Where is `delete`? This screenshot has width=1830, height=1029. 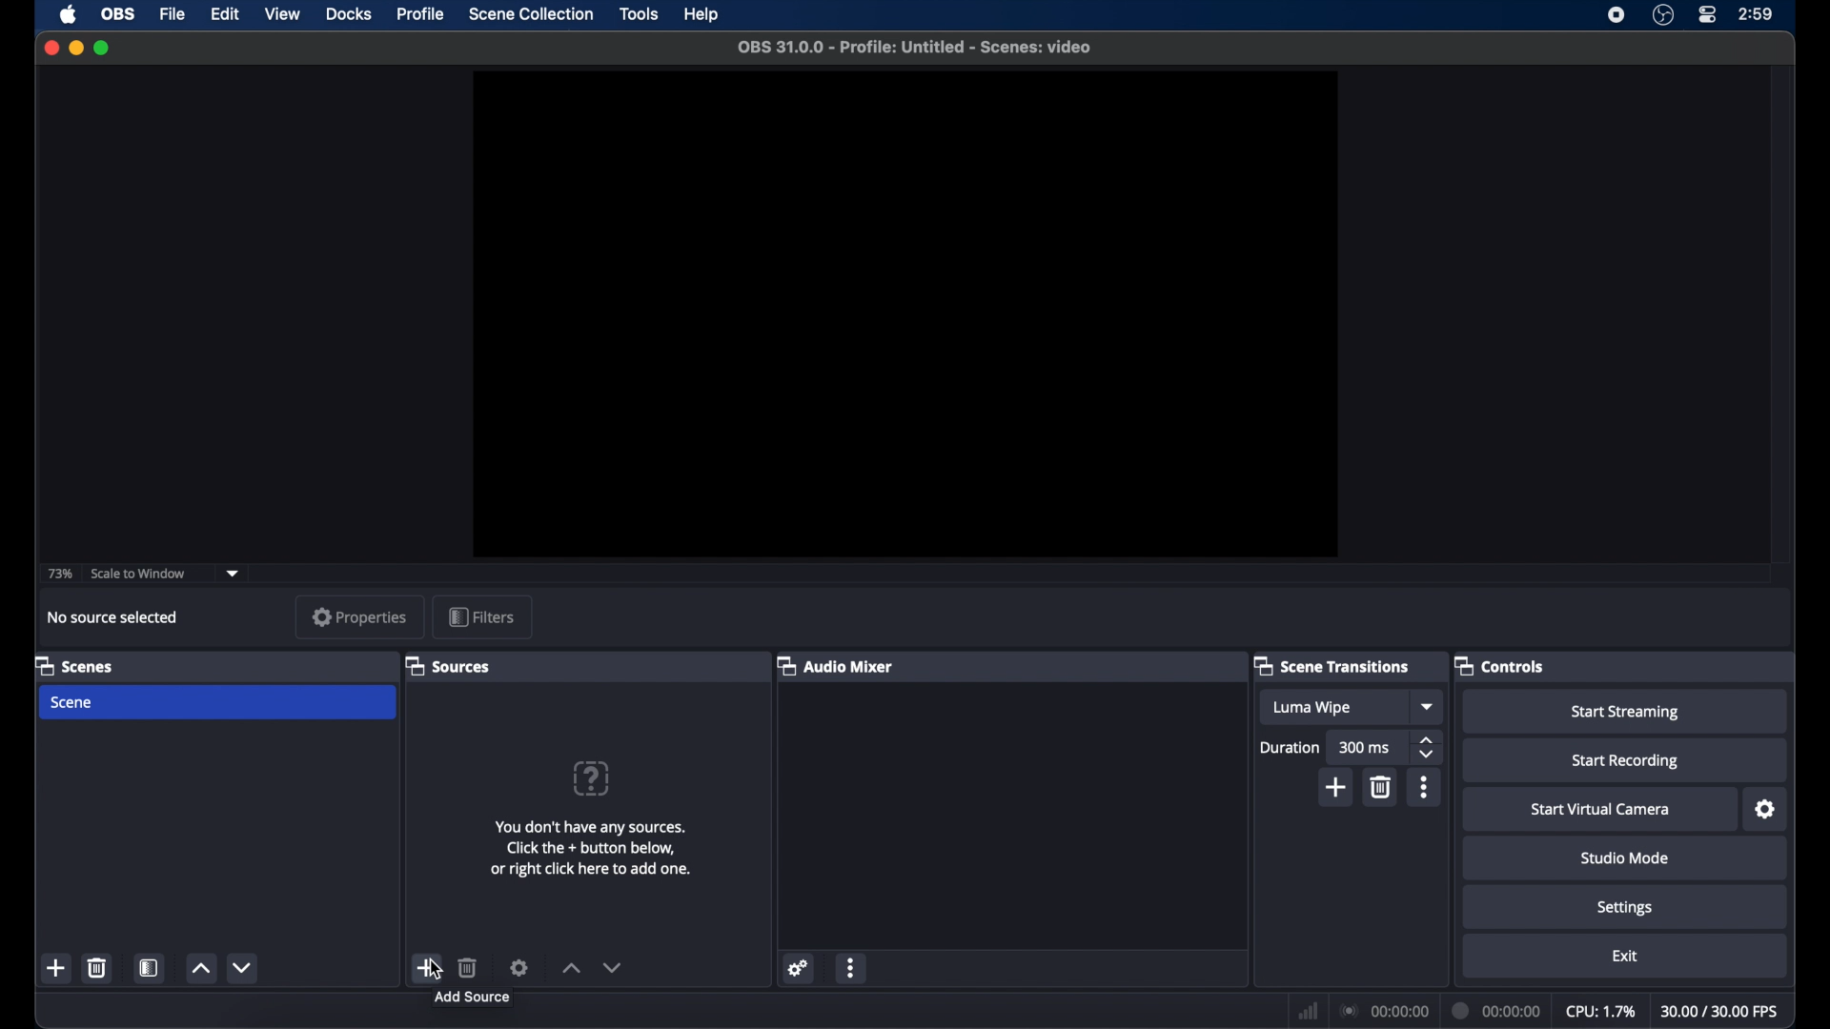 delete is located at coordinates (468, 968).